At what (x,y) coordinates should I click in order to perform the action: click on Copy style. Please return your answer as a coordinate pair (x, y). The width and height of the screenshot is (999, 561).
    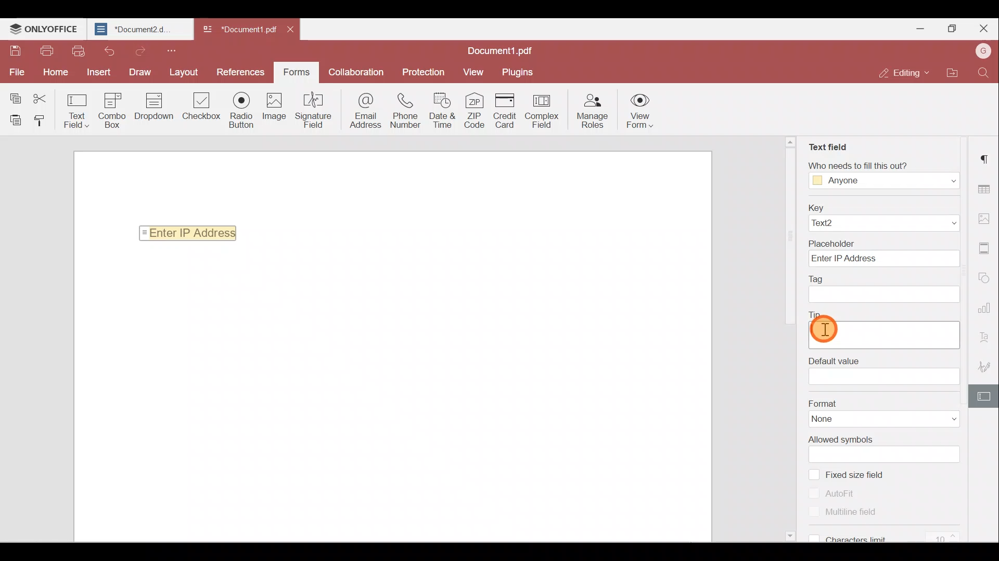
    Looking at the image, I should click on (41, 122).